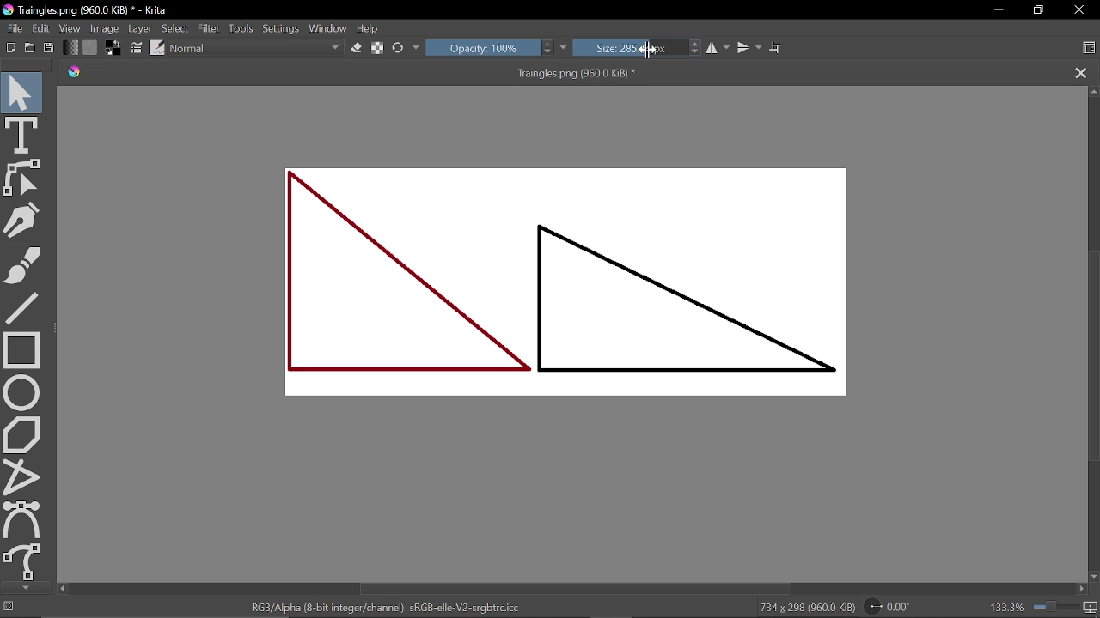  I want to click on Move left, so click(64, 588).